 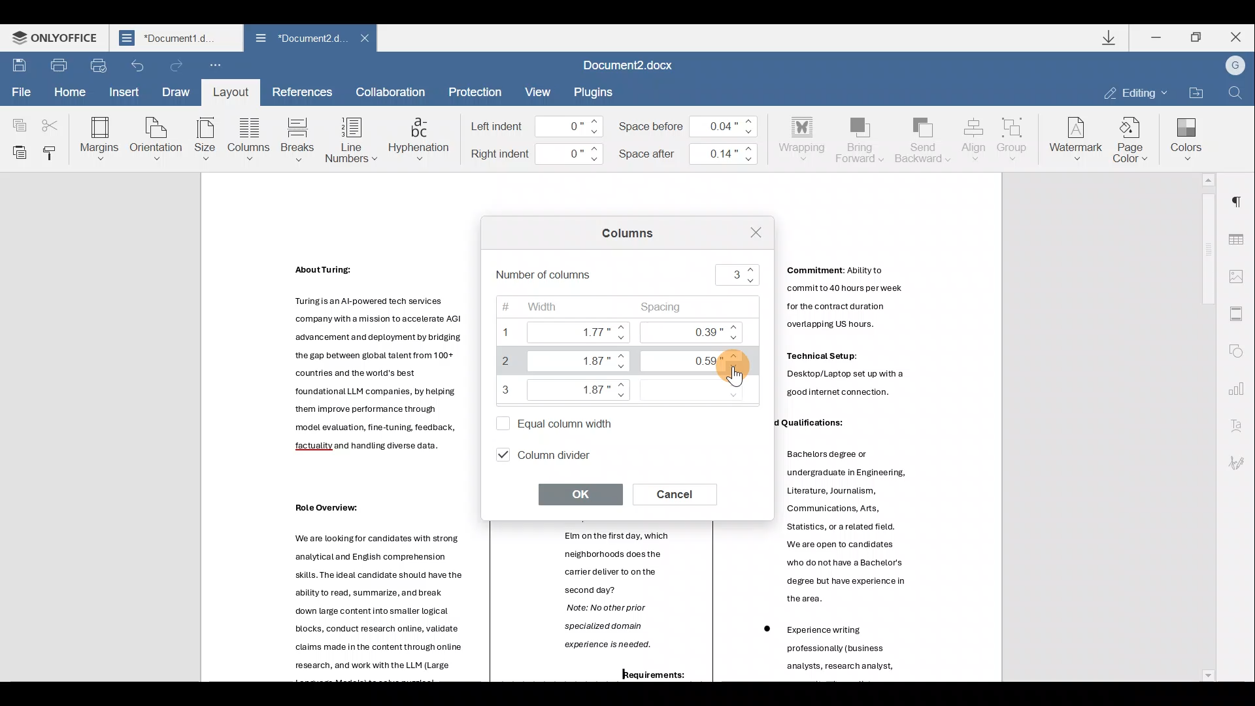 What do you see at coordinates (230, 92) in the screenshot?
I see `Layout` at bounding box center [230, 92].